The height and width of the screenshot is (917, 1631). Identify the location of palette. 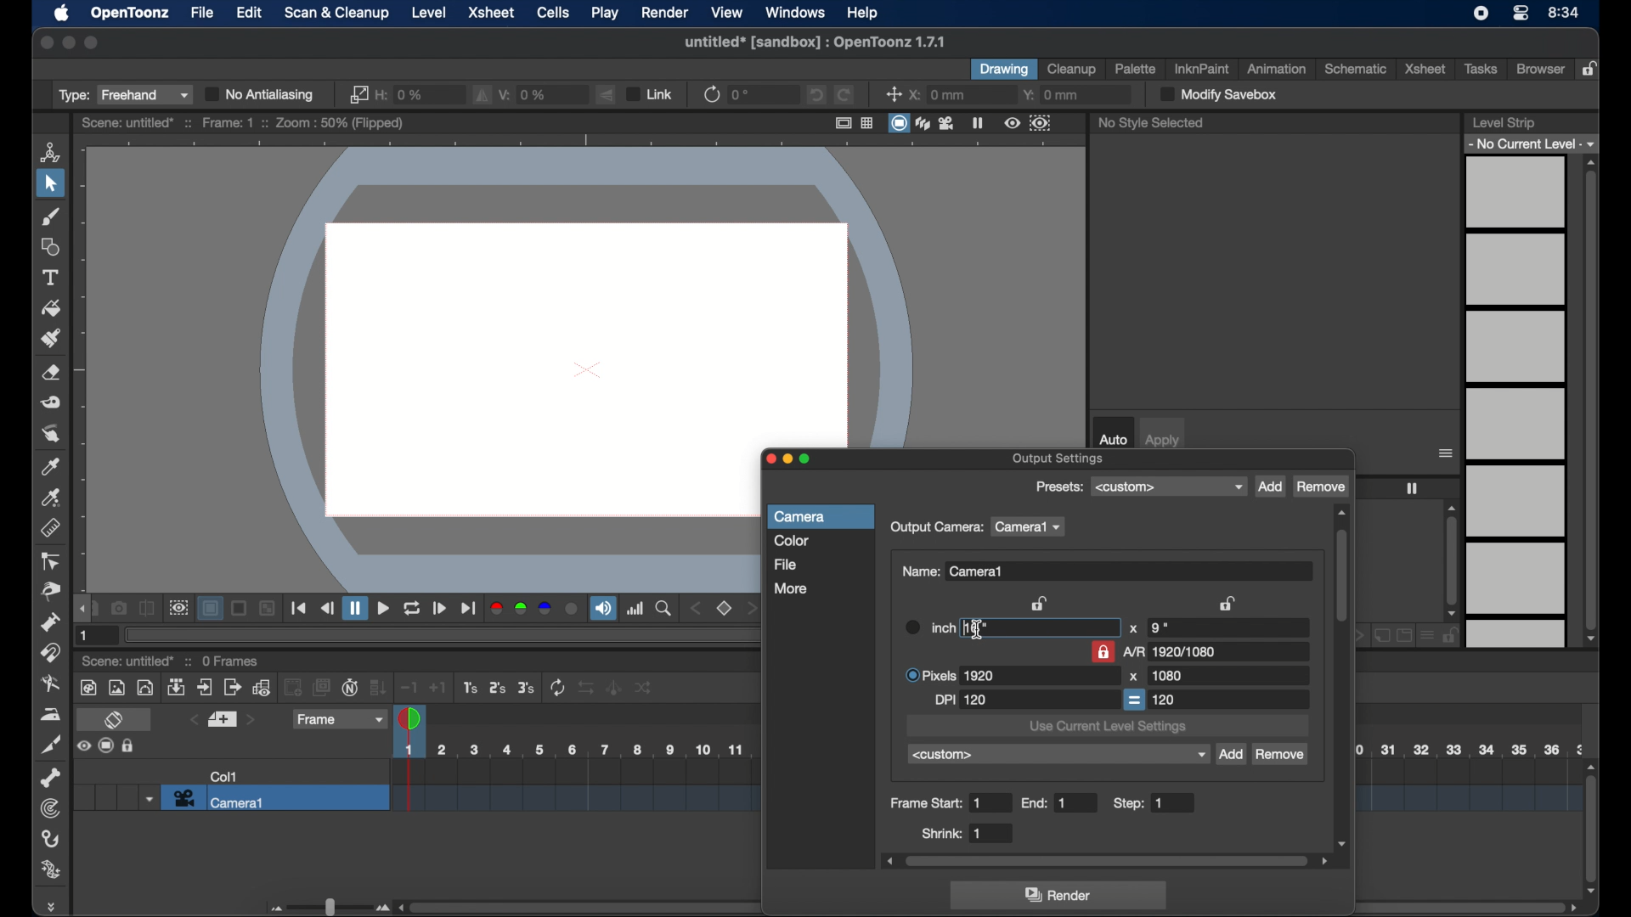
(1136, 68).